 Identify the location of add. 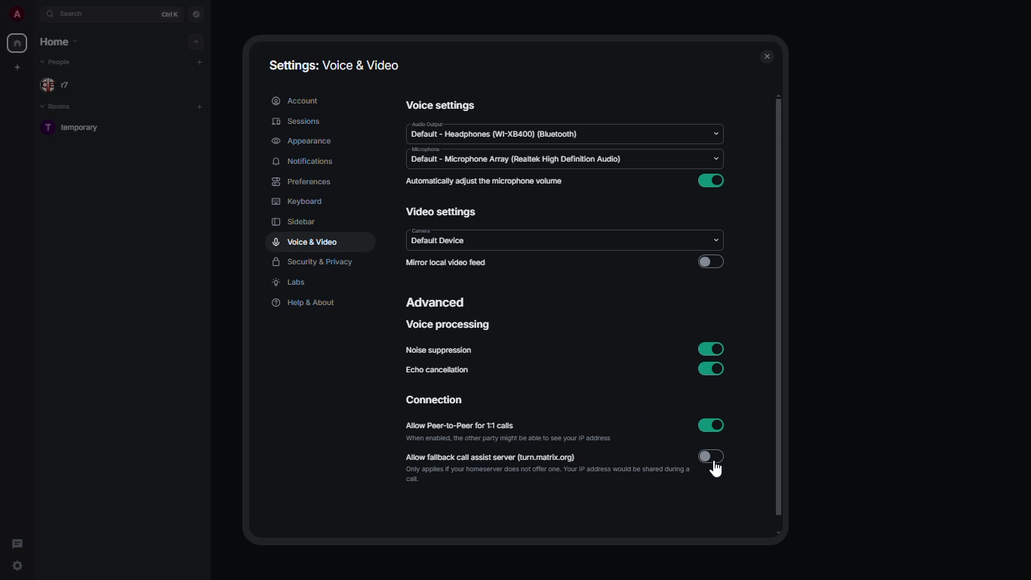
(200, 60).